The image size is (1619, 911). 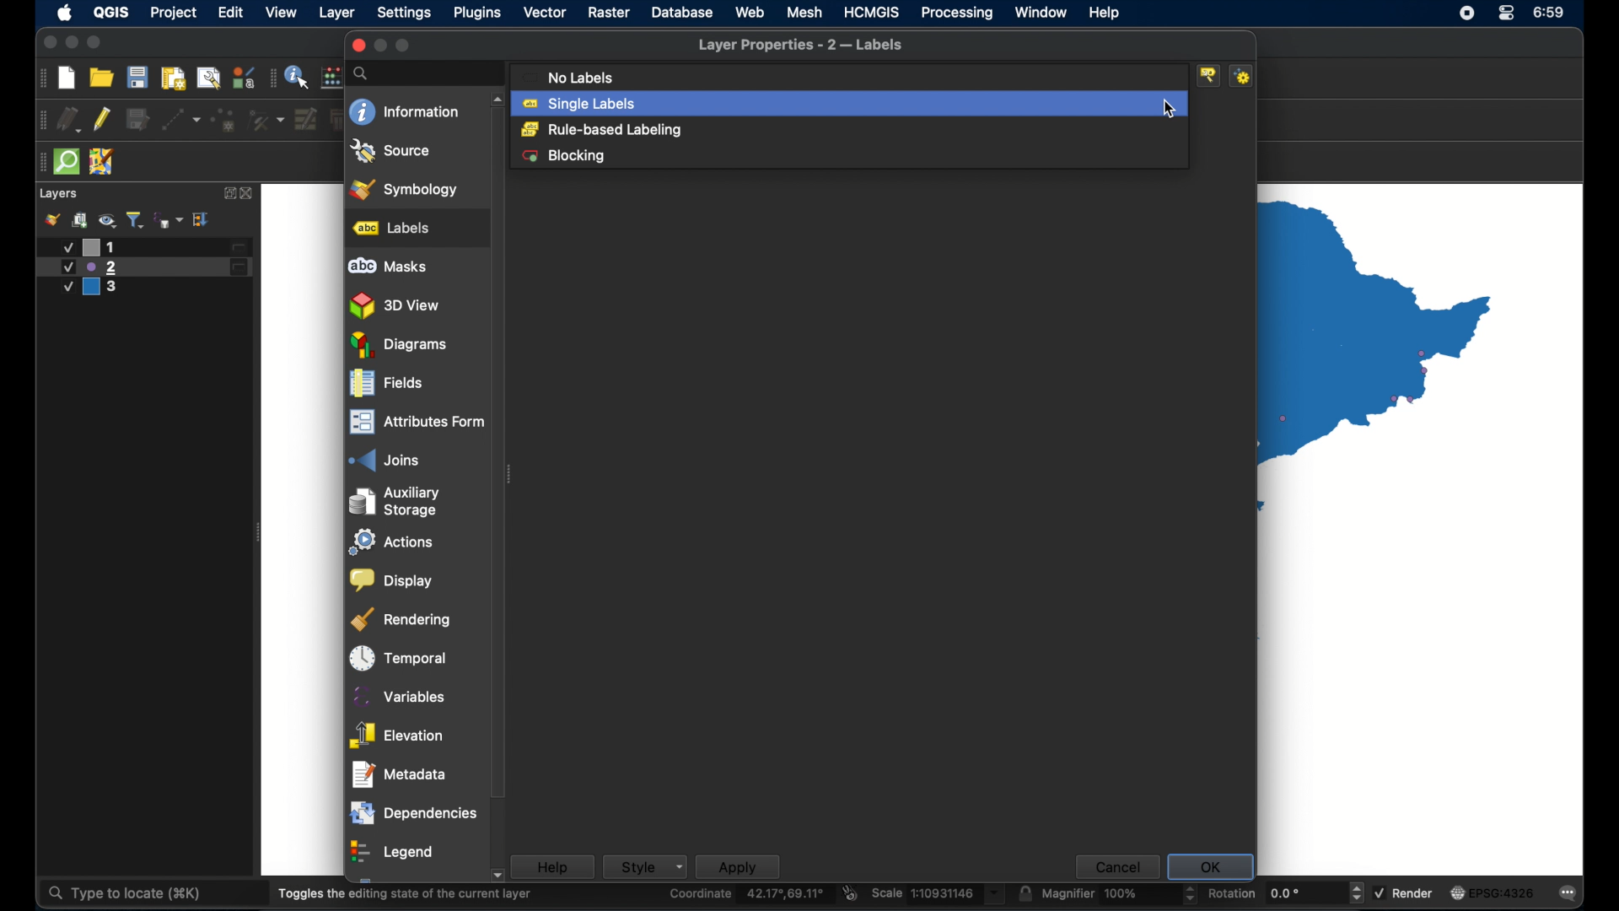 I want to click on search bar, so click(x=424, y=73).